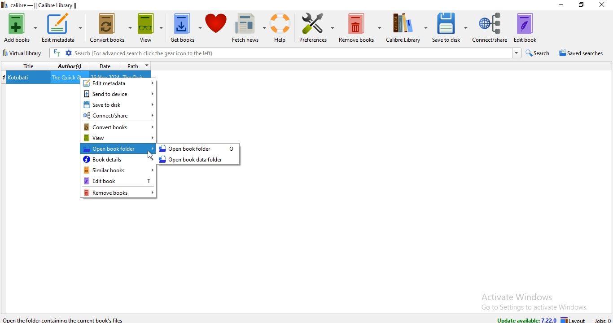 The height and width of the screenshot is (323, 613). Describe the element at coordinates (580, 4) in the screenshot. I see `restore` at that location.